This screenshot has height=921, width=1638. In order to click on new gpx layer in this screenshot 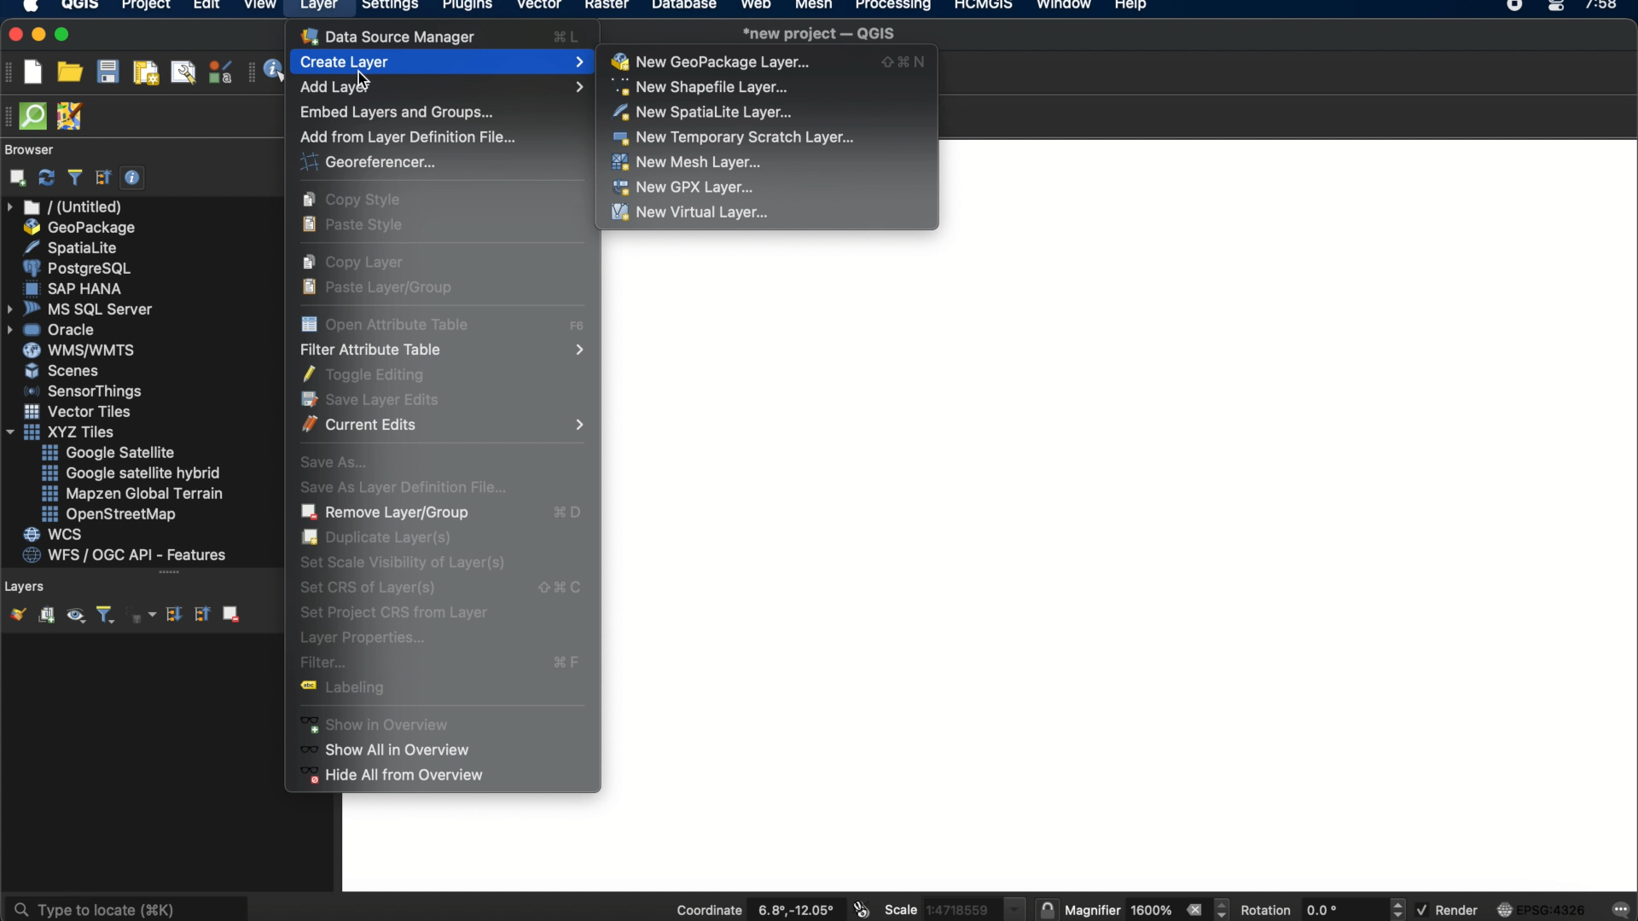, I will do `click(685, 187)`.